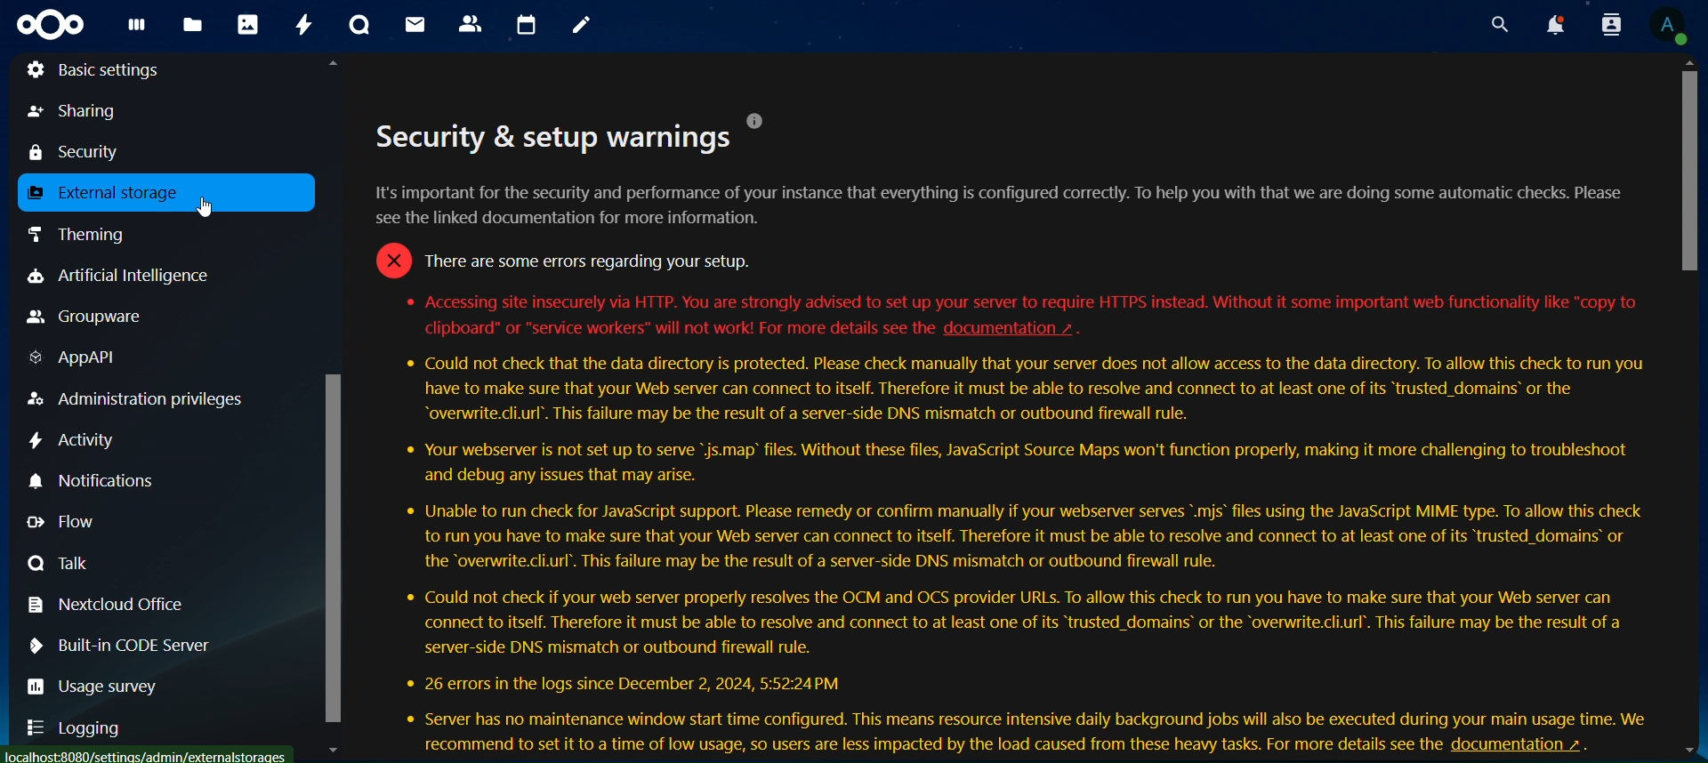 The height and width of the screenshot is (763, 1708). Describe the element at coordinates (1611, 25) in the screenshot. I see `search contacts` at that location.